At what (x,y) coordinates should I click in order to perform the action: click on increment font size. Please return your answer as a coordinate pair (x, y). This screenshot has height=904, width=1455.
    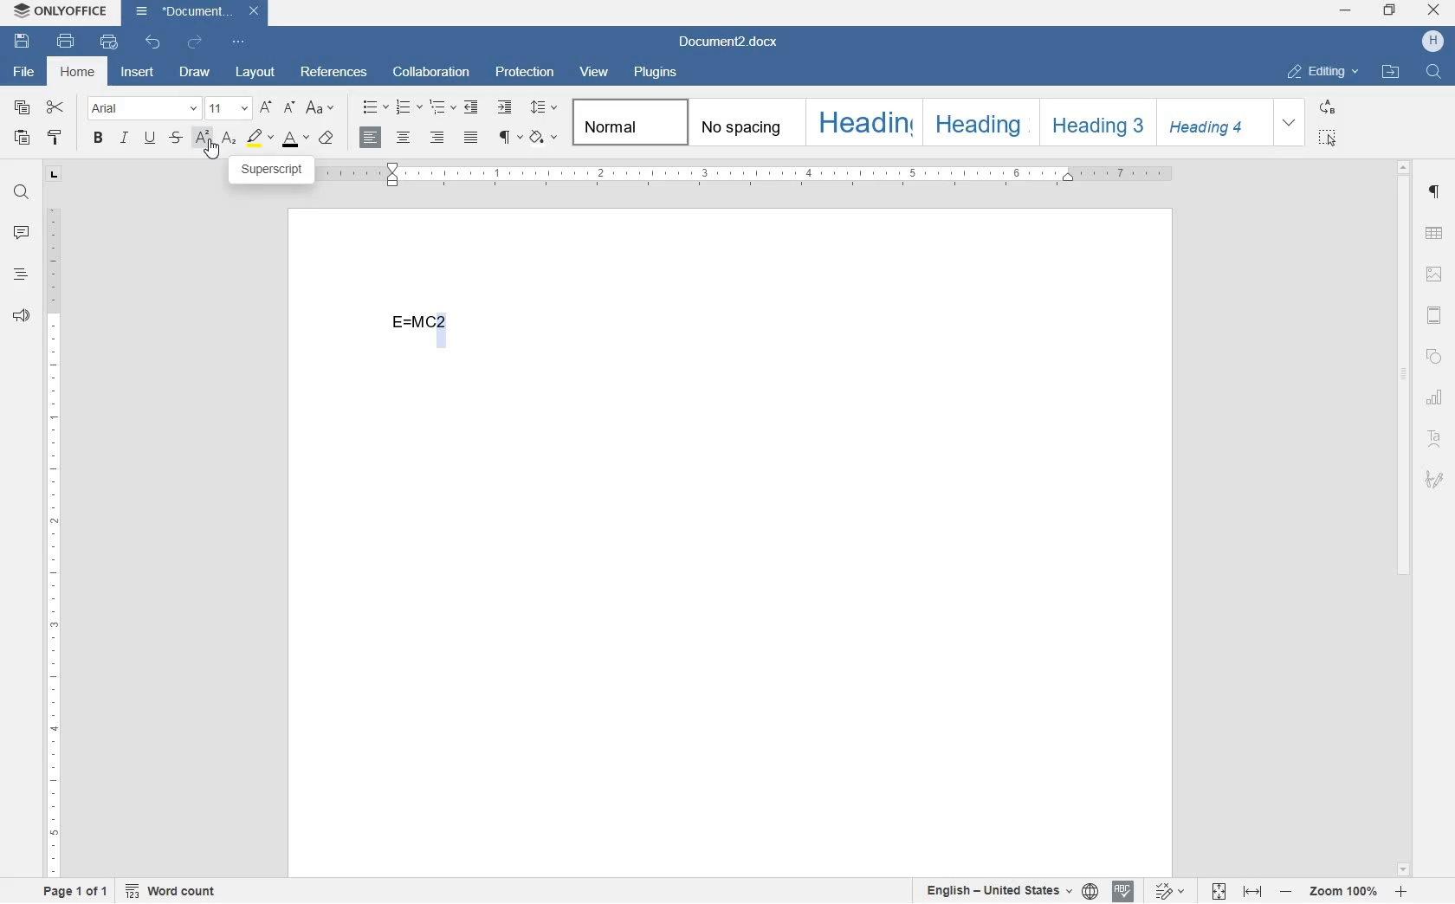
    Looking at the image, I should click on (265, 108).